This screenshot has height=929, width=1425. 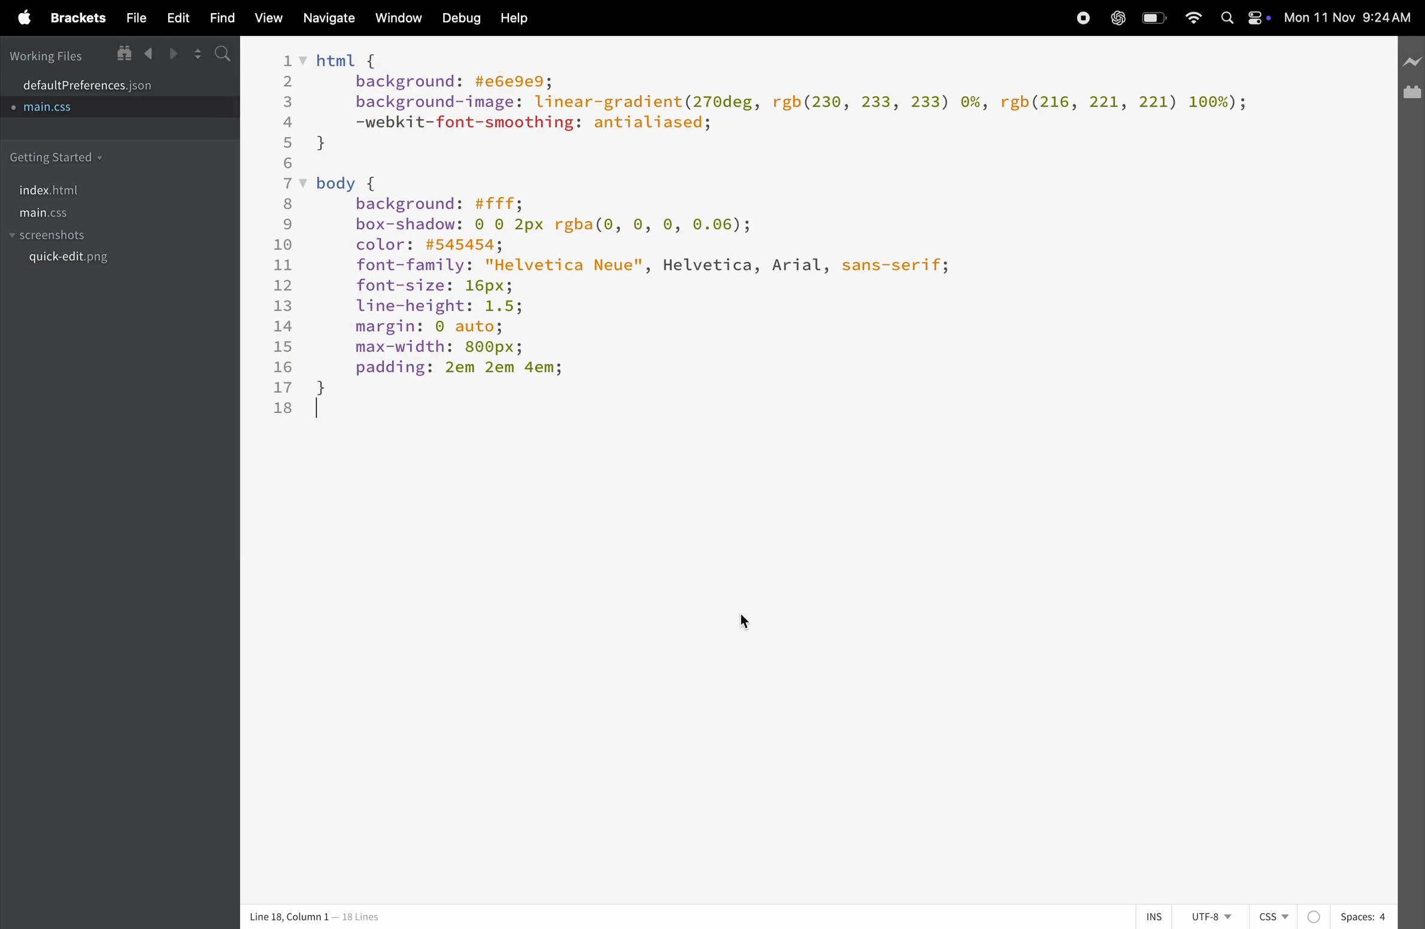 I want to click on working files, so click(x=45, y=55).